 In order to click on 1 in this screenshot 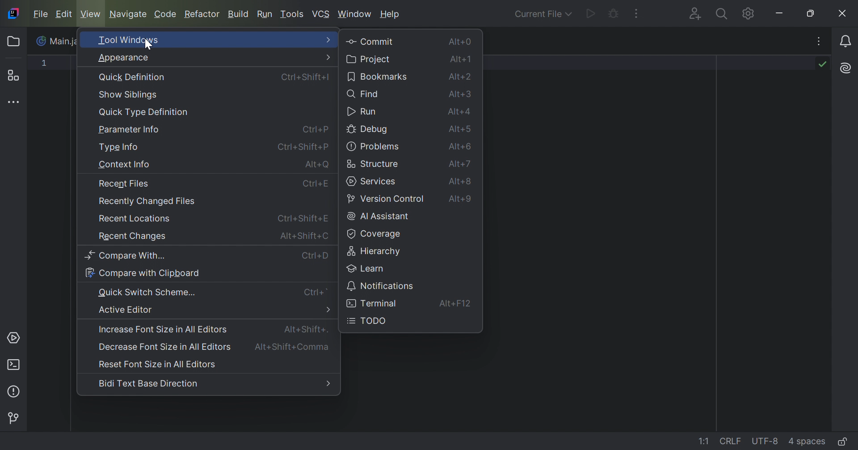, I will do `click(45, 65)`.